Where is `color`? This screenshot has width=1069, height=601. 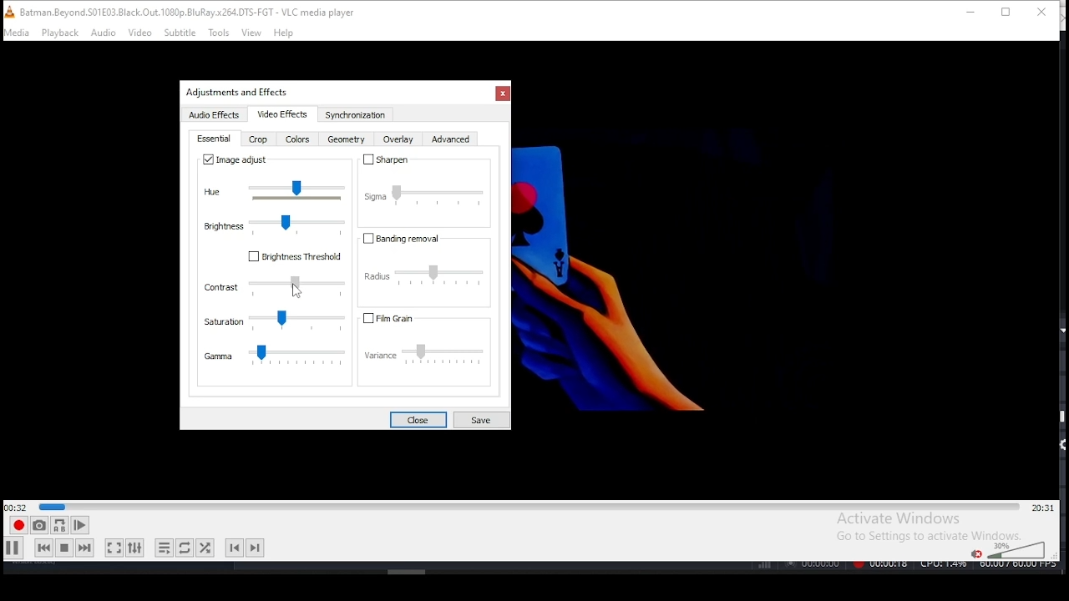 color is located at coordinates (297, 140).